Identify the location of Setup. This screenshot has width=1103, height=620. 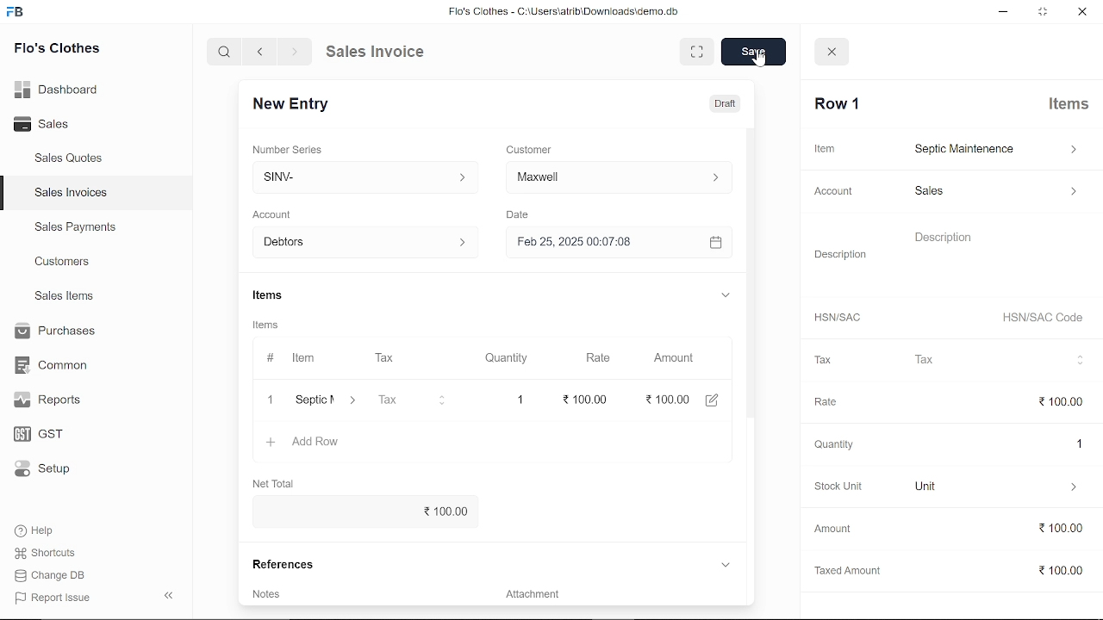
(47, 468).